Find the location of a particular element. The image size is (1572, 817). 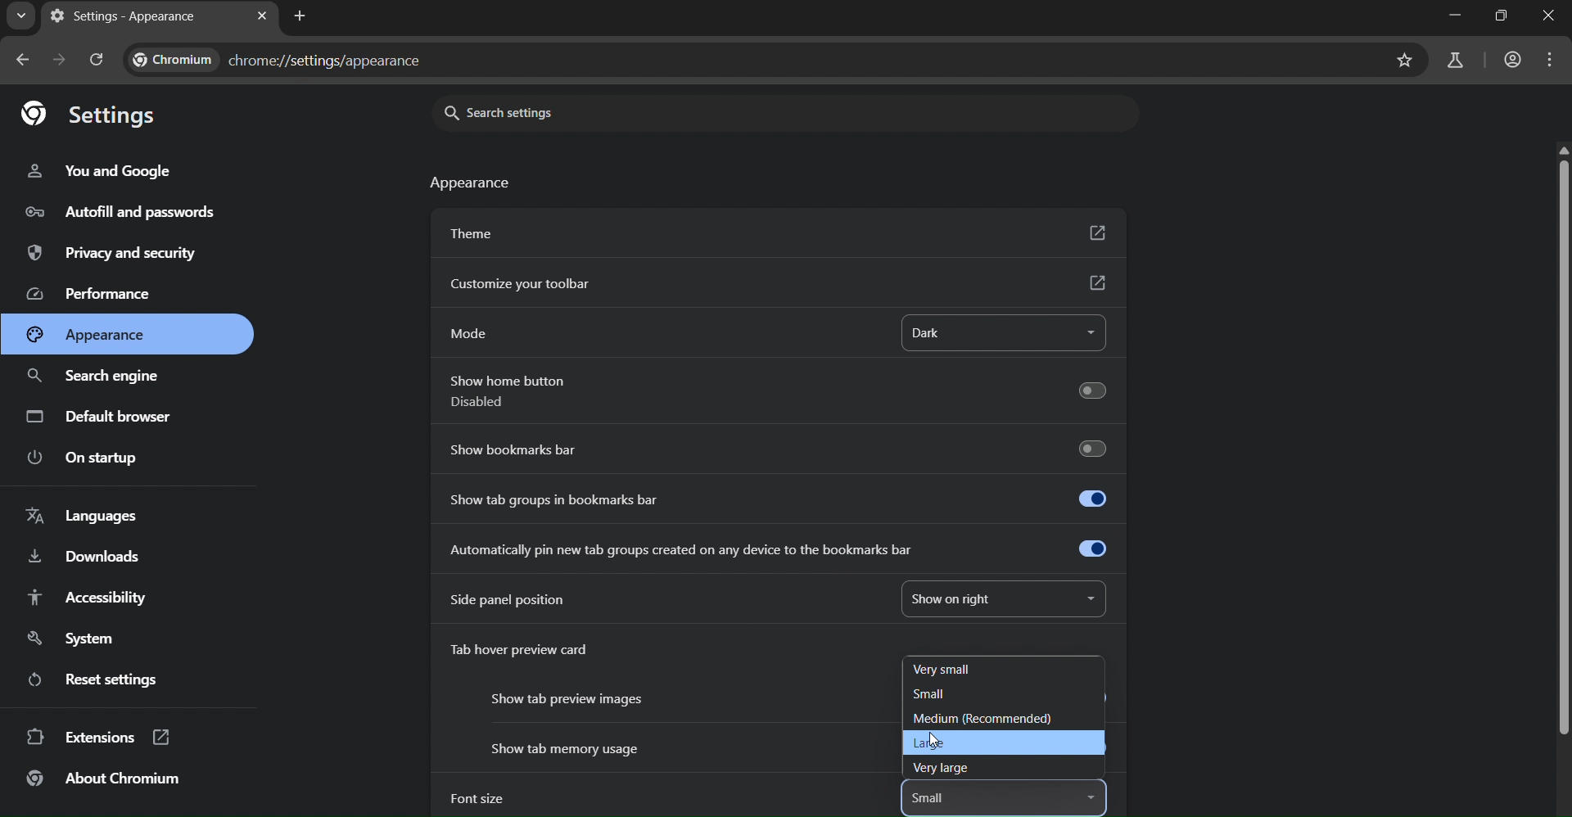

show home button is located at coordinates (775, 393).